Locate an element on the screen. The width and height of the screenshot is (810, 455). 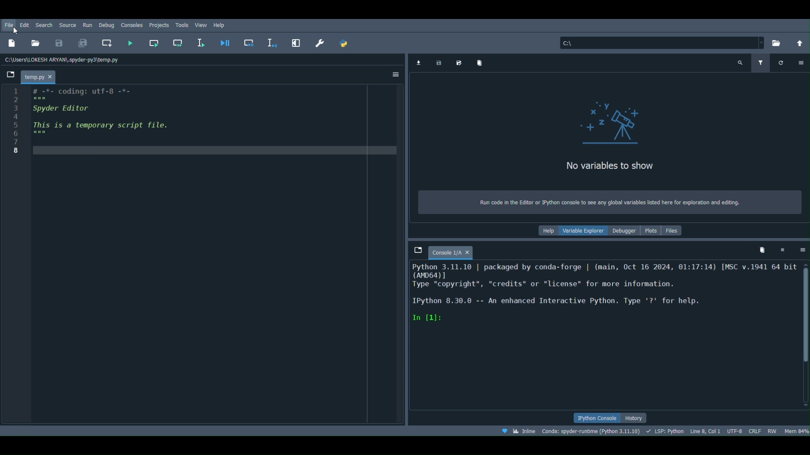
Filter variables is located at coordinates (760, 62).